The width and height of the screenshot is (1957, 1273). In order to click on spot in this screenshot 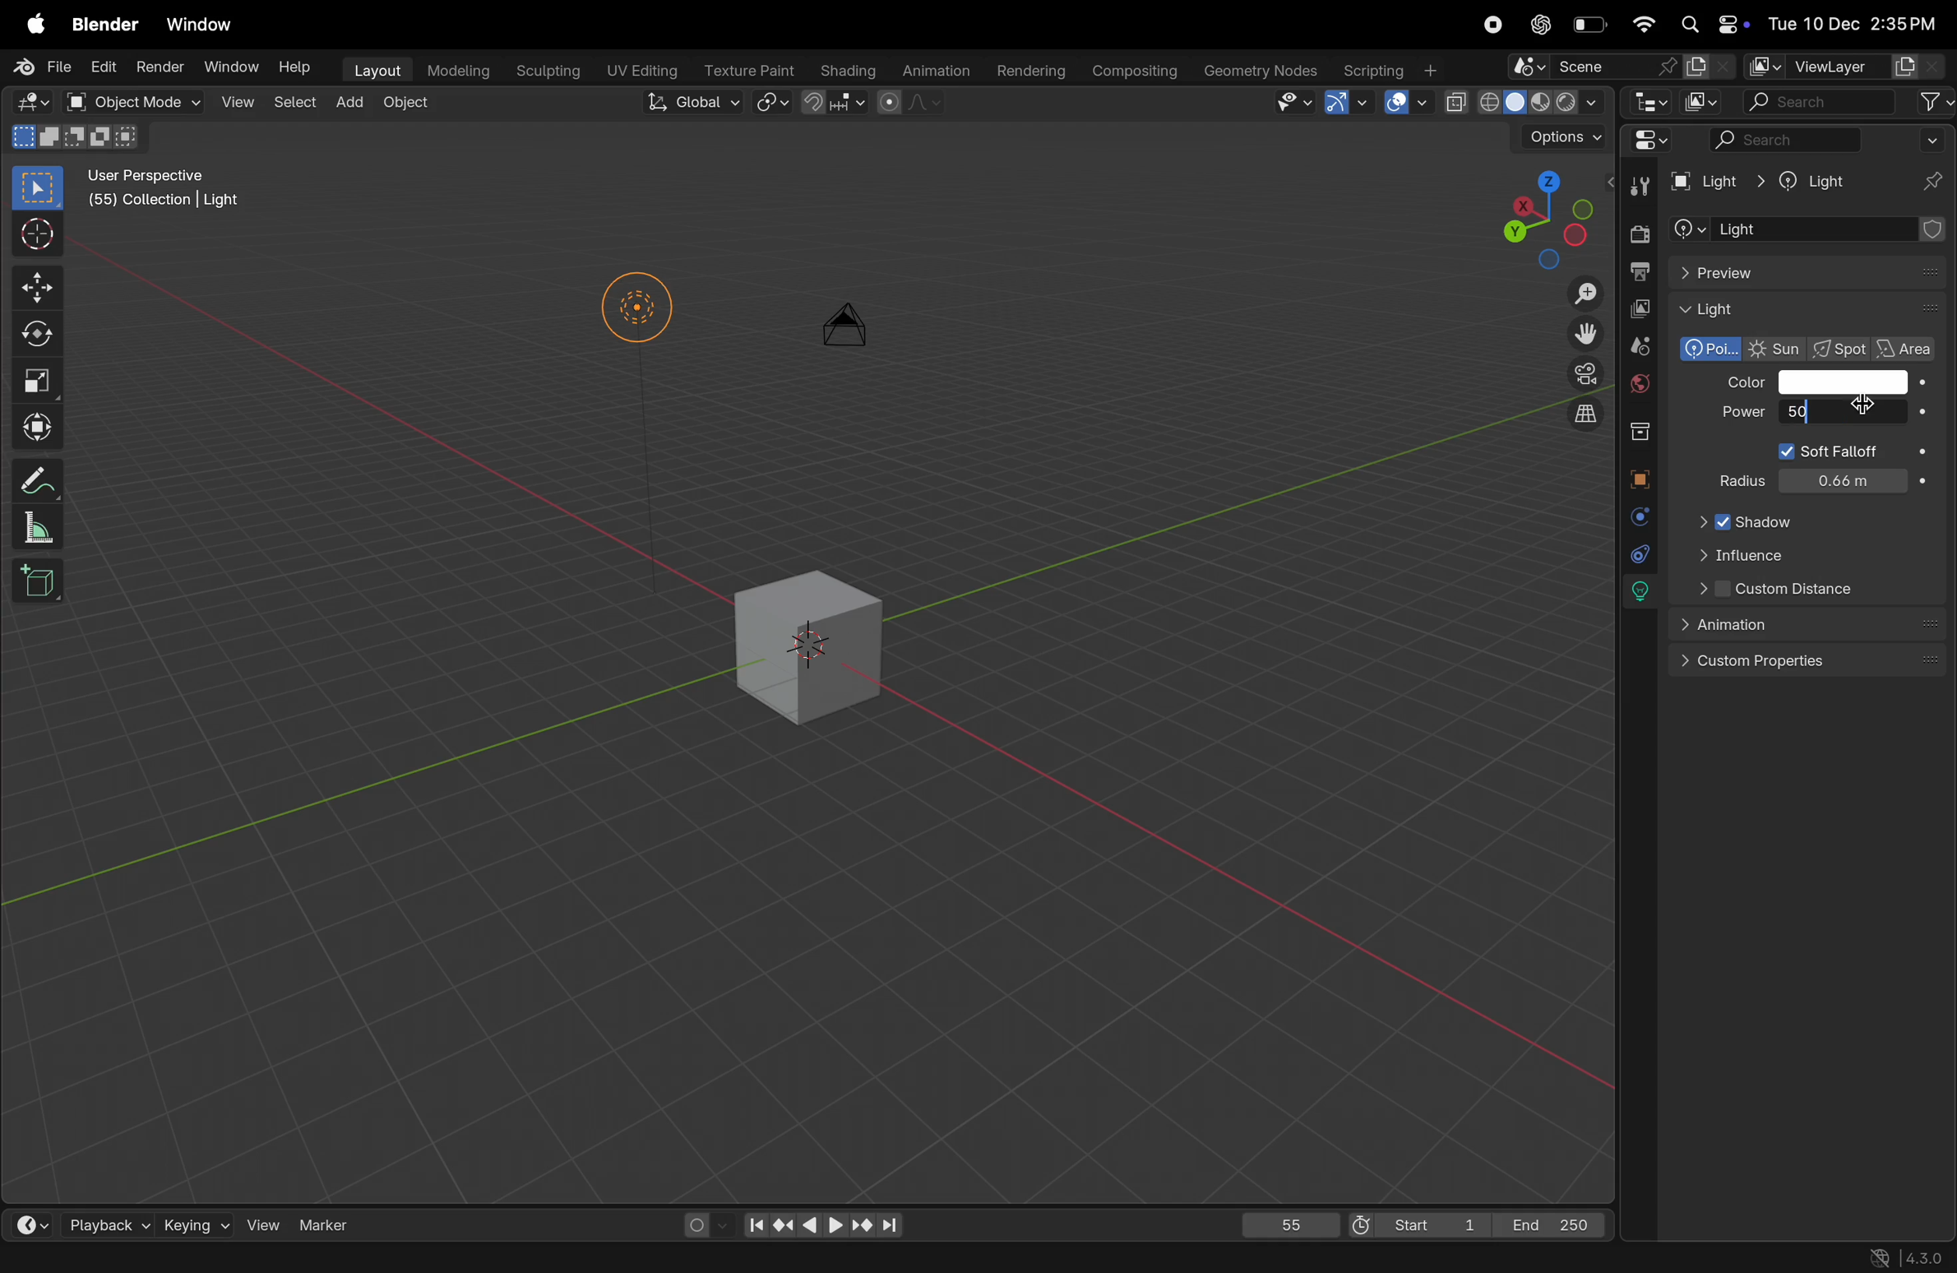, I will do `click(1844, 350)`.